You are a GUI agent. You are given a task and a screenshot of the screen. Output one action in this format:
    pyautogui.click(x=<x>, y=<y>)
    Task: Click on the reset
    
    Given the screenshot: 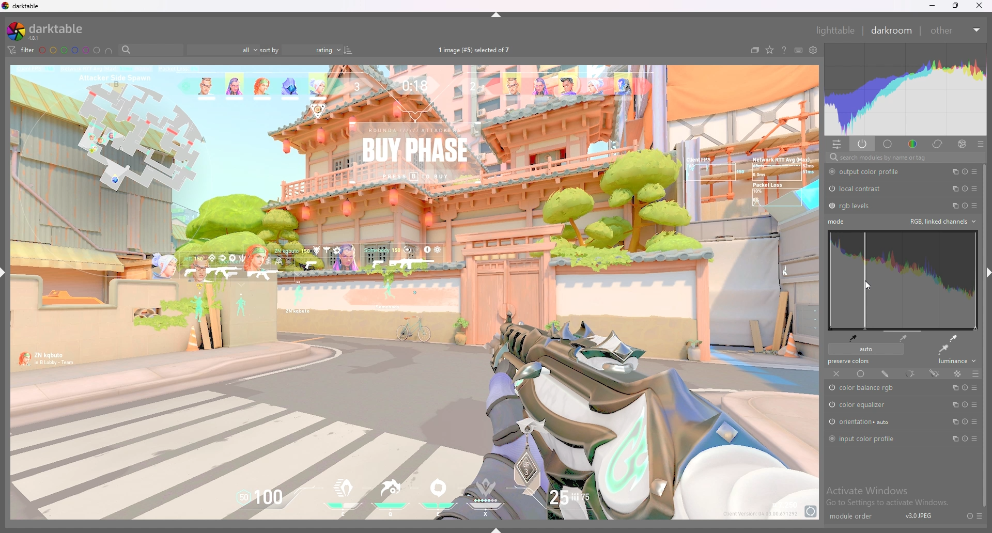 What is the action you would take?
    pyautogui.click(x=965, y=421)
    